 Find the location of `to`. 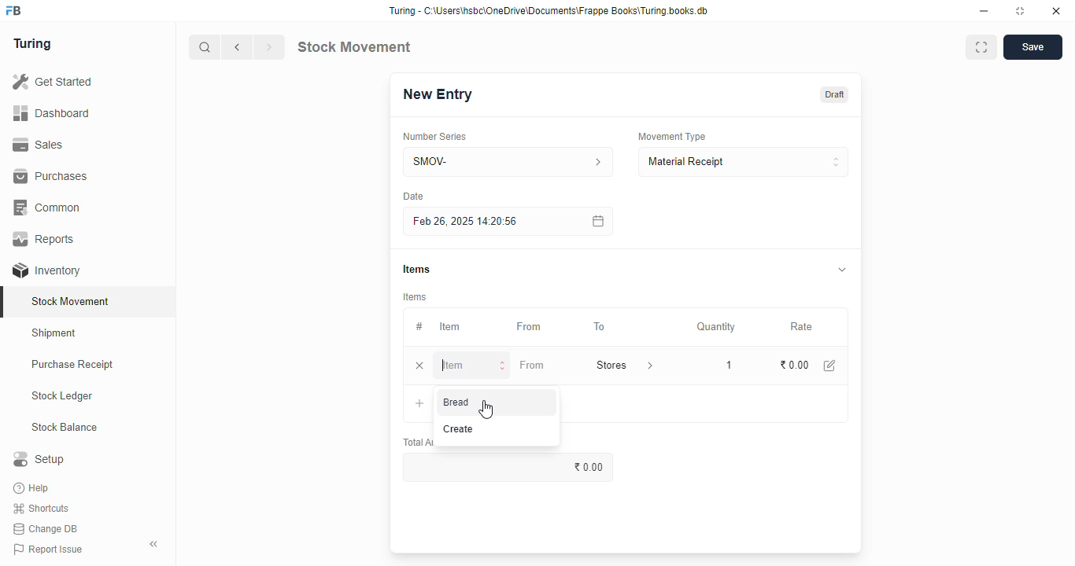

to is located at coordinates (600, 327).